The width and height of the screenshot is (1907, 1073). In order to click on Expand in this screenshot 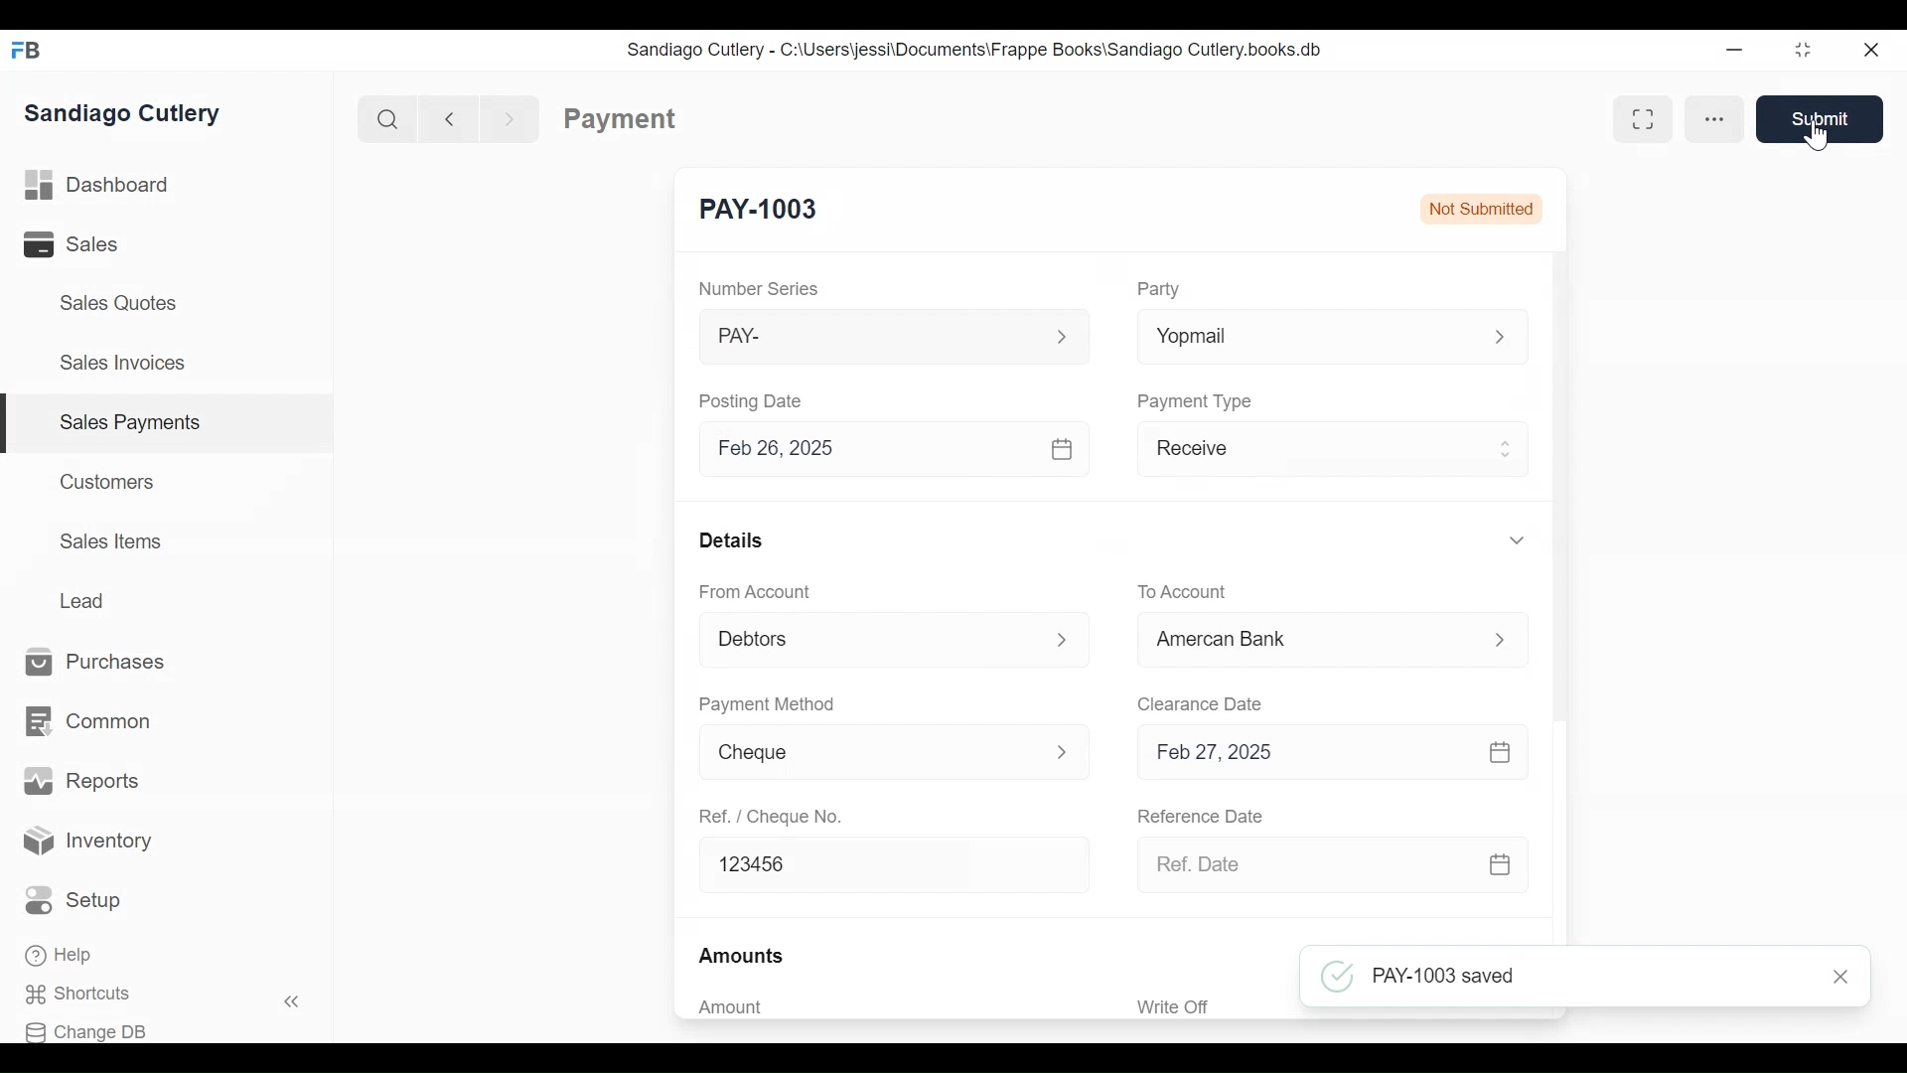, I will do `click(1501, 640)`.